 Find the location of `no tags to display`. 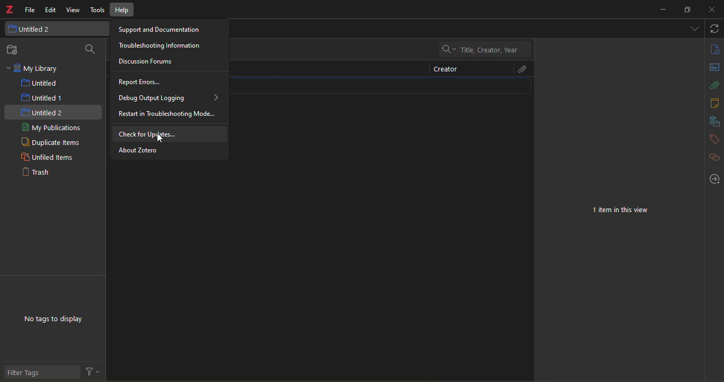

no tags to display is located at coordinates (55, 319).